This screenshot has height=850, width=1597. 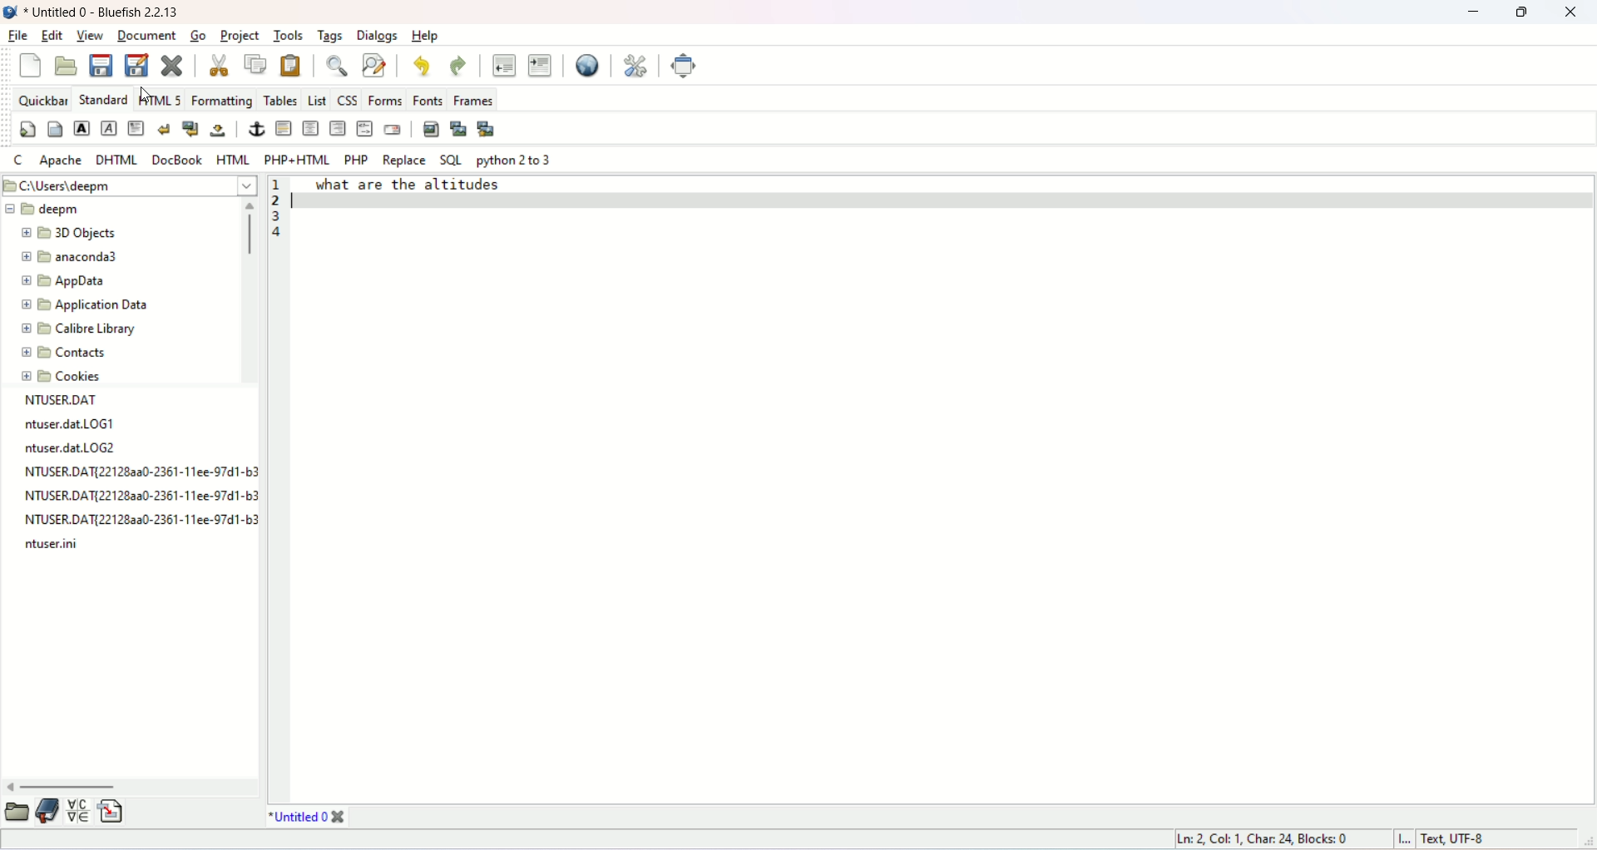 I want to click on undo, so click(x=423, y=64).